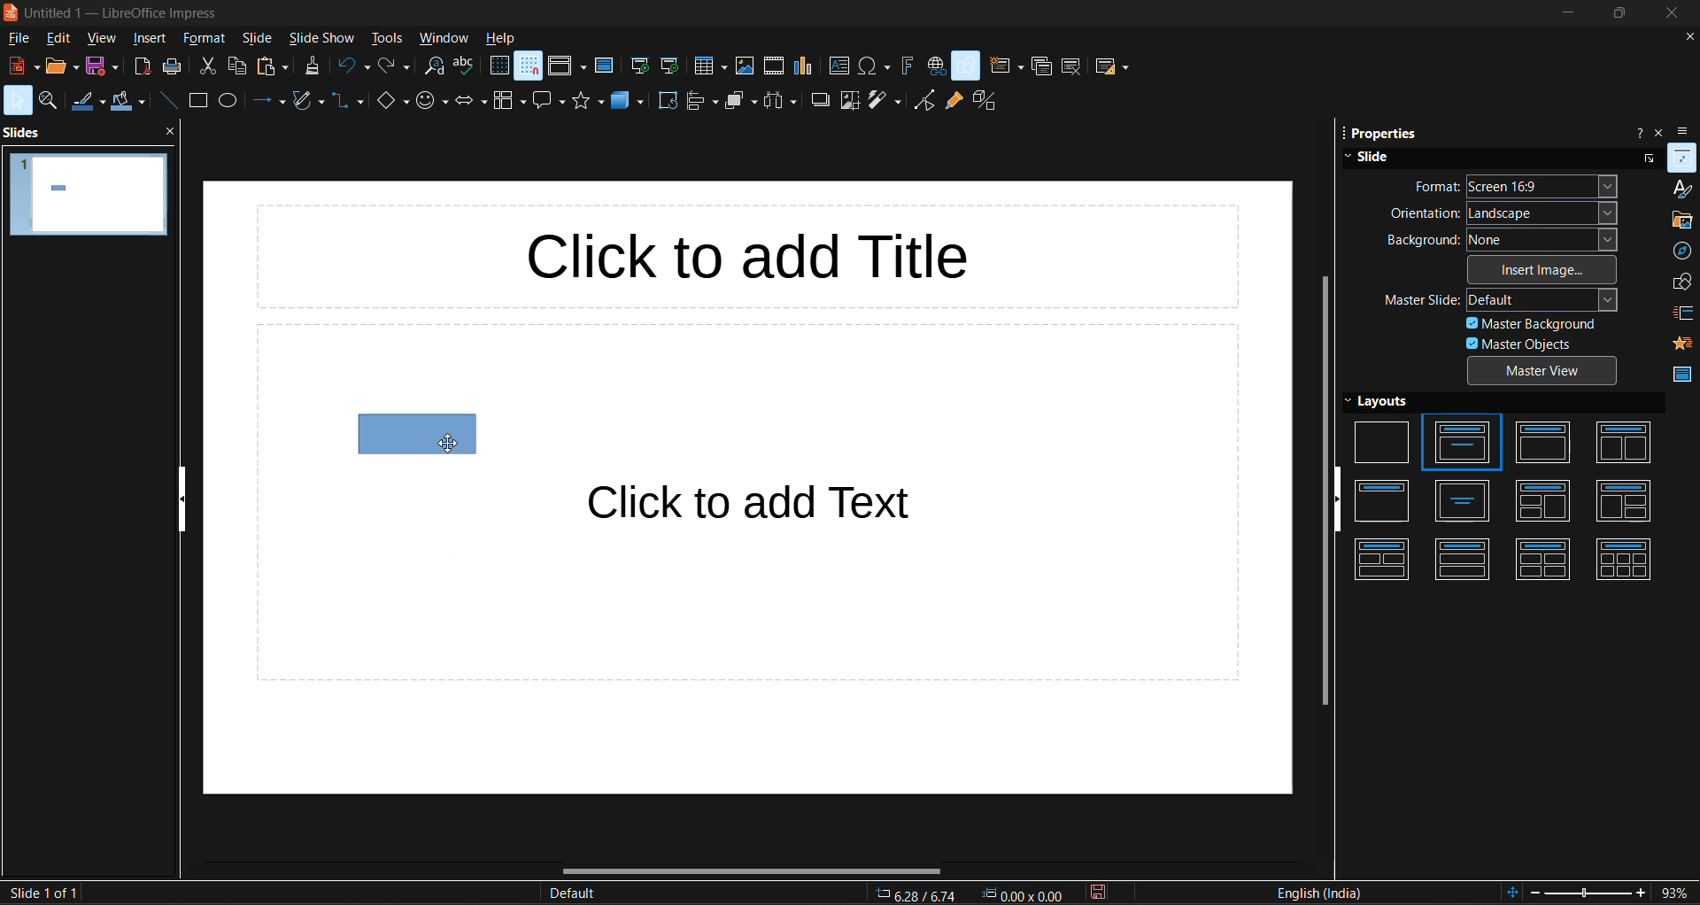 The width and height of the screenshot is (1700, 905). What do you see at coordinates (25, 135) in the screenshot?
I see `slides` at bounding box center [25, 135].